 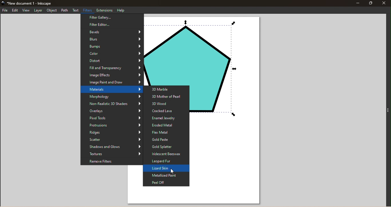 What do you see at coordinates (371, 3) in the screenshot?
I see `Maximize` at bounding box center [371, 3].